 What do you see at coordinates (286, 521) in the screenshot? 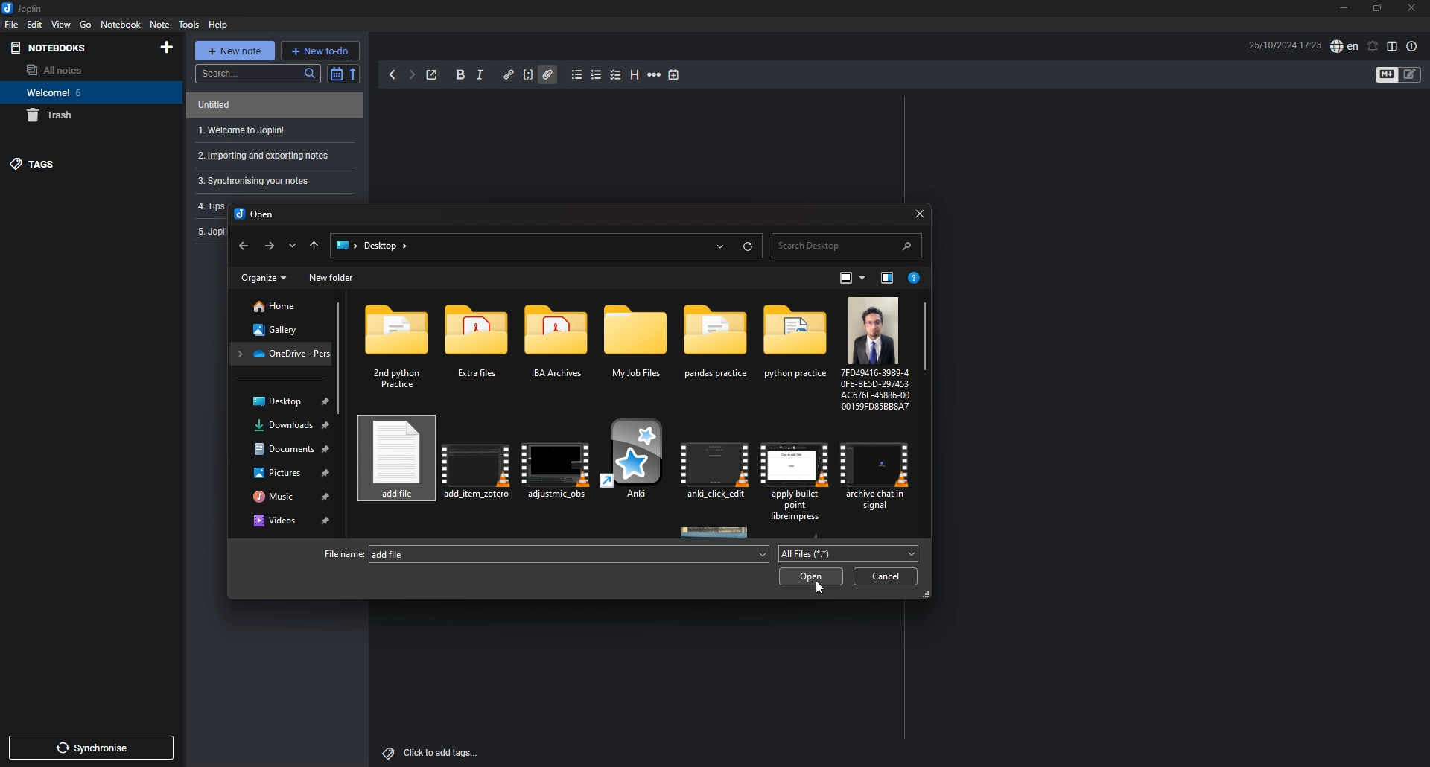
I see `videos` at bounding box center [286, 521].